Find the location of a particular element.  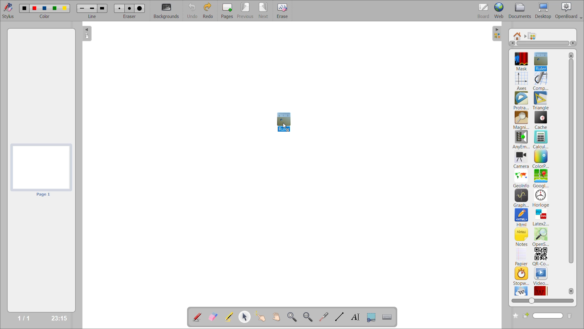

horizontal scroll bar is located at coordinates (543, 44).